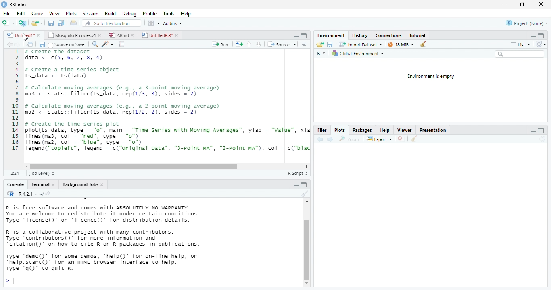 Image resolution: width=551 pixels, height=290 pixels. Describe the element at coordinates (362, 130) in the screenshot. I see `Packages` at that location.